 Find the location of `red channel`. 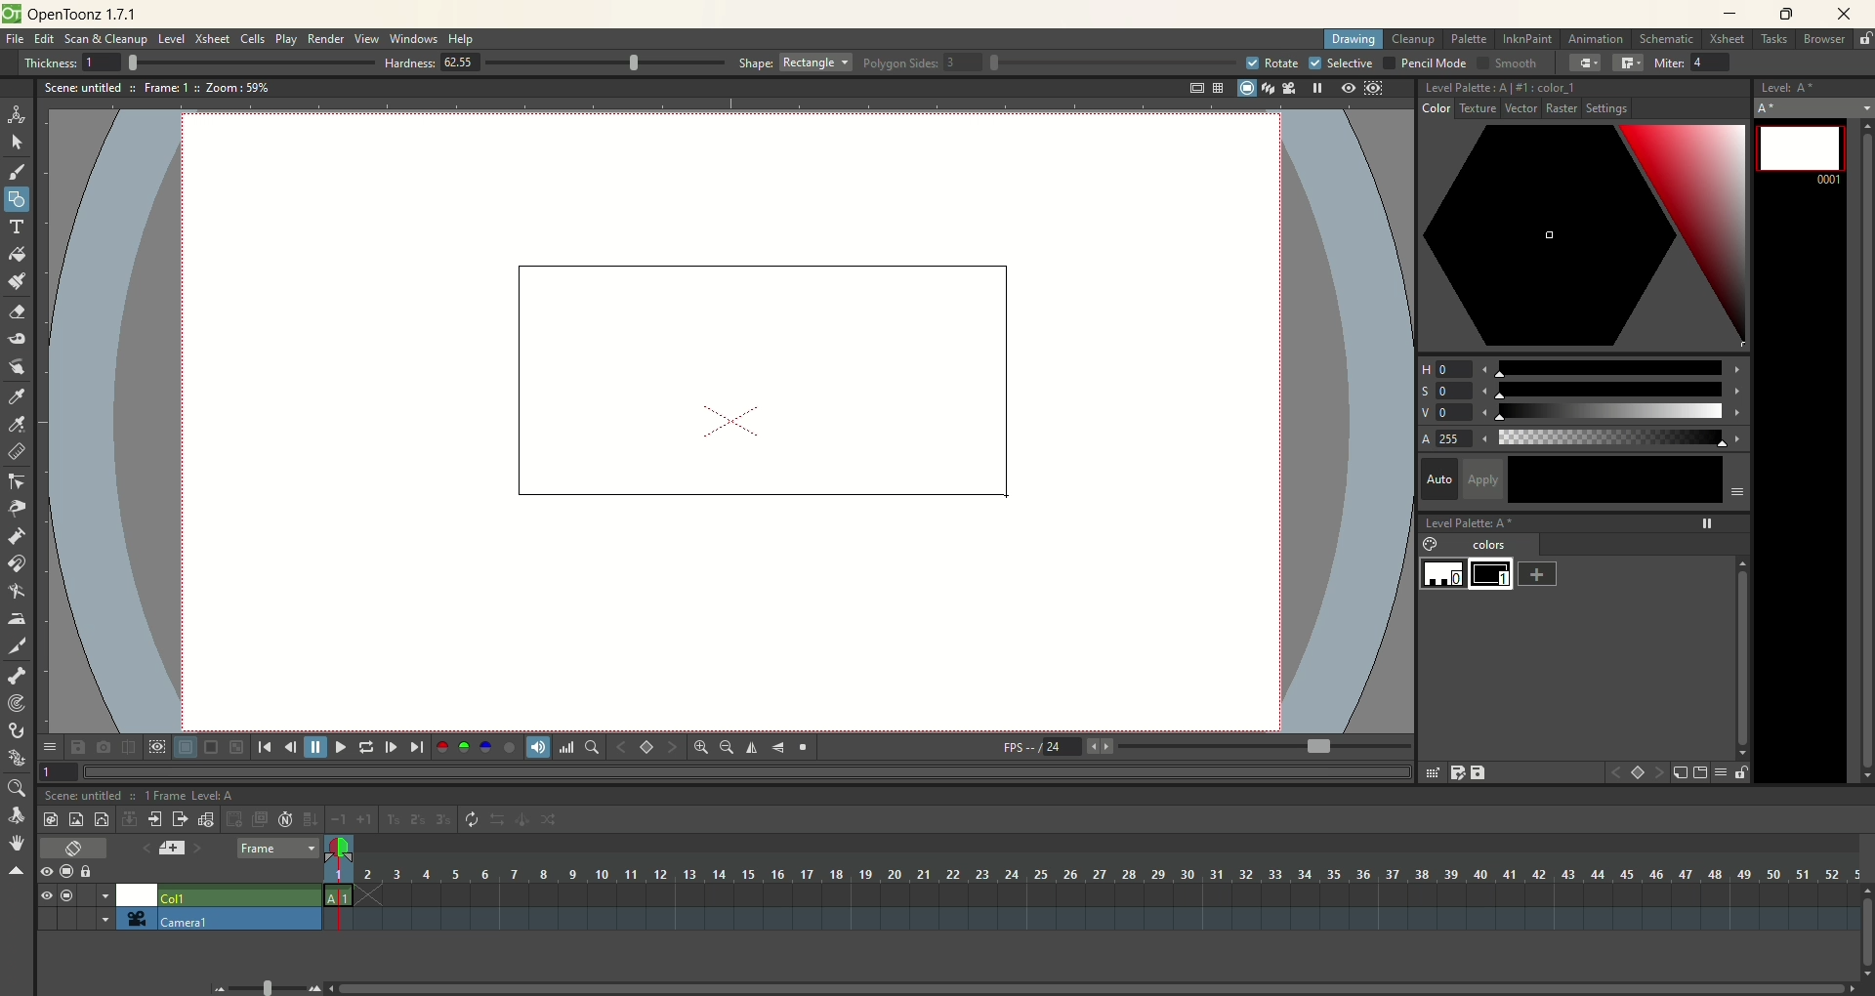

red channel is located at coordinates (442, 745).